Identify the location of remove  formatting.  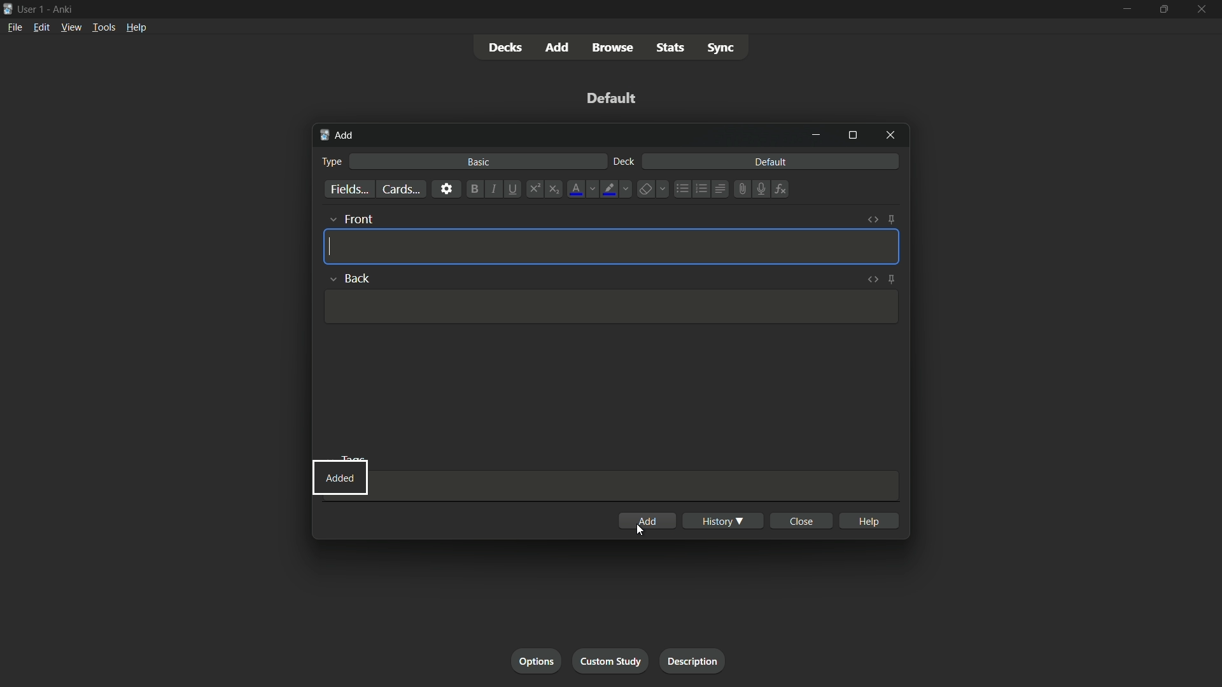
(645, 190).